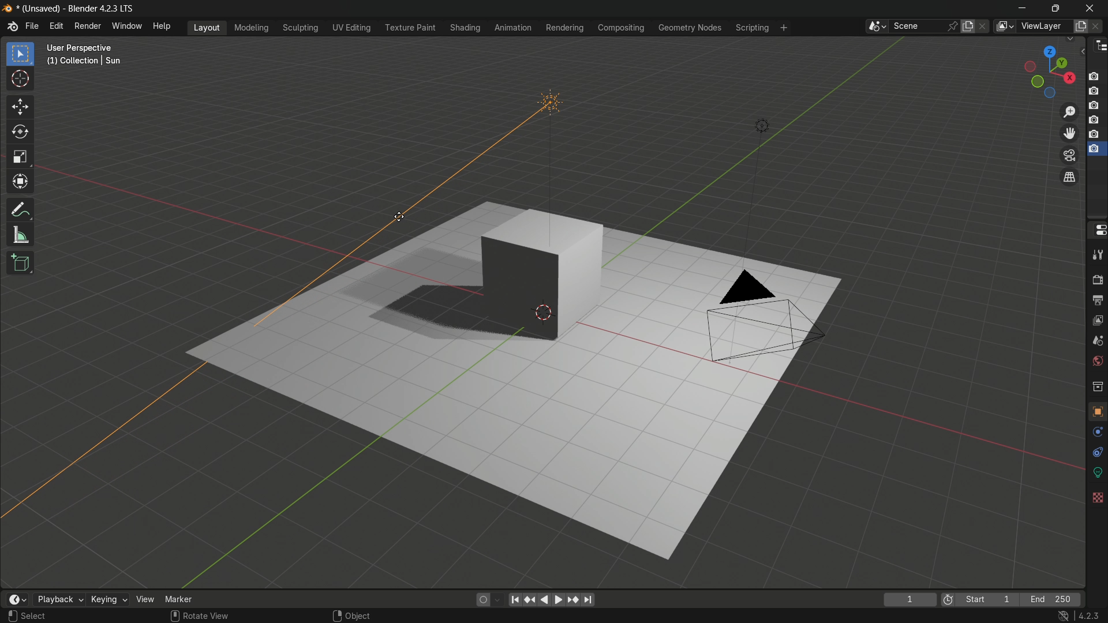 The image size is (1108, 623). What do you see at coordinates (1098, 279) in the screenshot?
I see `render` at bounding box center [1098, 279].